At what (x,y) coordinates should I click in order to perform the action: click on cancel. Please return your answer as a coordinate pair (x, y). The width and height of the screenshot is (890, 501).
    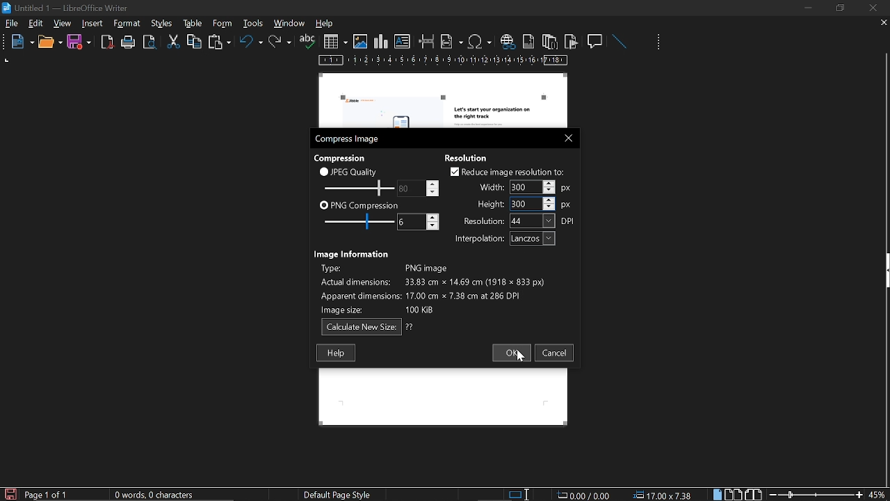
    Looking at the image, I should click on (555, 353).